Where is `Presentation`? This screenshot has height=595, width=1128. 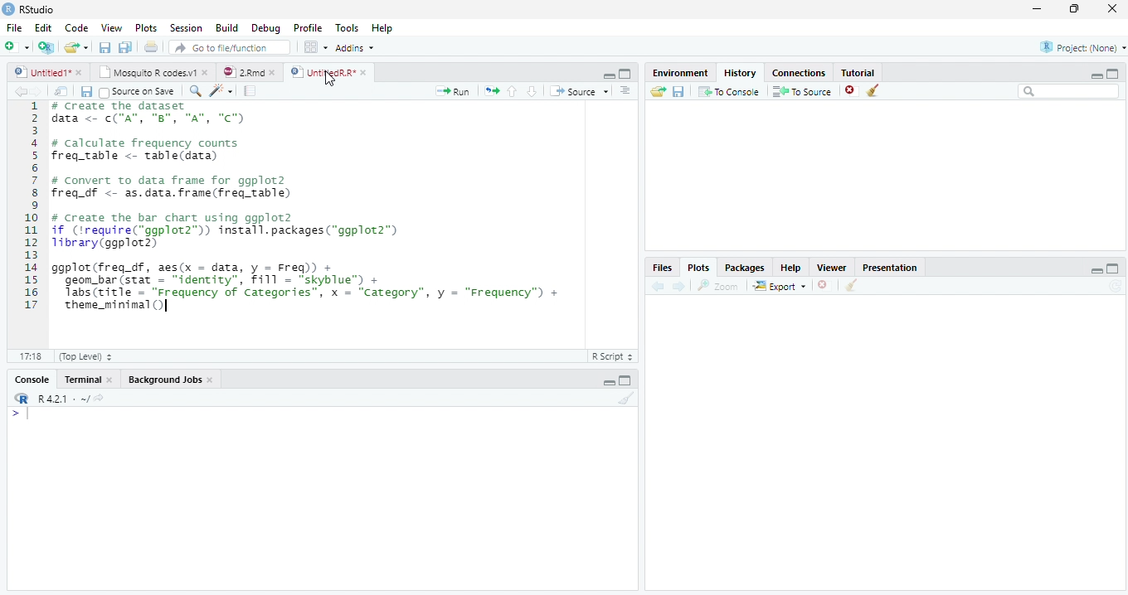
Presentation is located at coordinates (890, 267).